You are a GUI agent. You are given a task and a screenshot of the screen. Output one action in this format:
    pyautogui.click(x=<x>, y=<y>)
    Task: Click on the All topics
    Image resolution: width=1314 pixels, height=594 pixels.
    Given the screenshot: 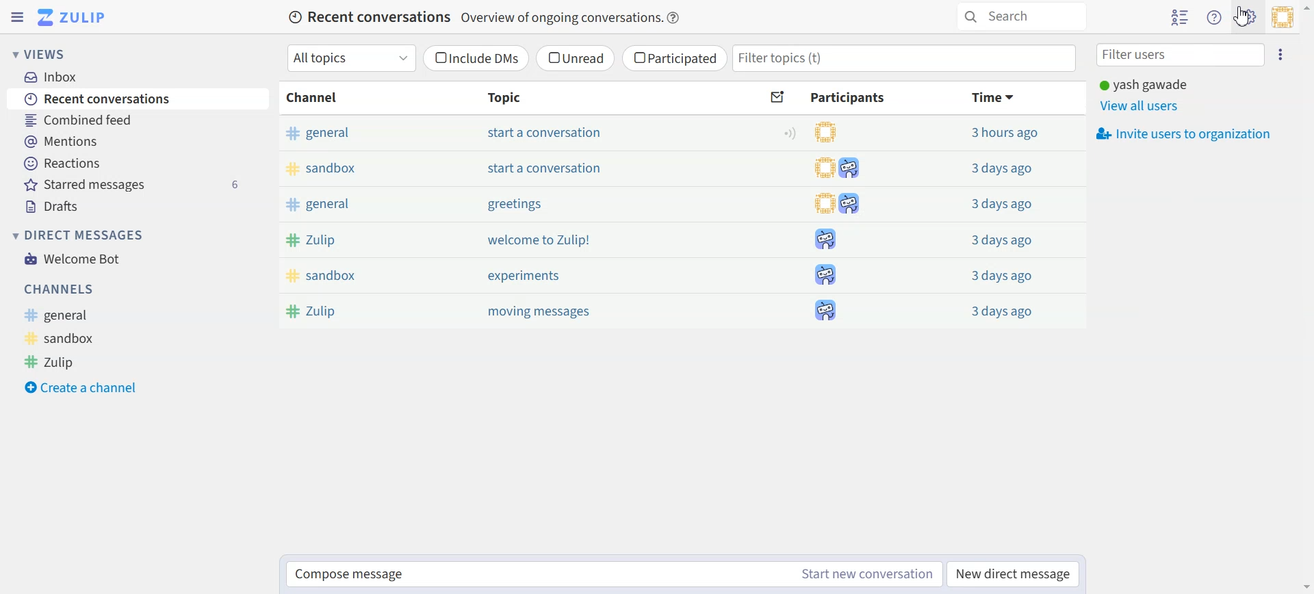 What is the action you would take?
    pyautogui.click(x=352, y=59)
    